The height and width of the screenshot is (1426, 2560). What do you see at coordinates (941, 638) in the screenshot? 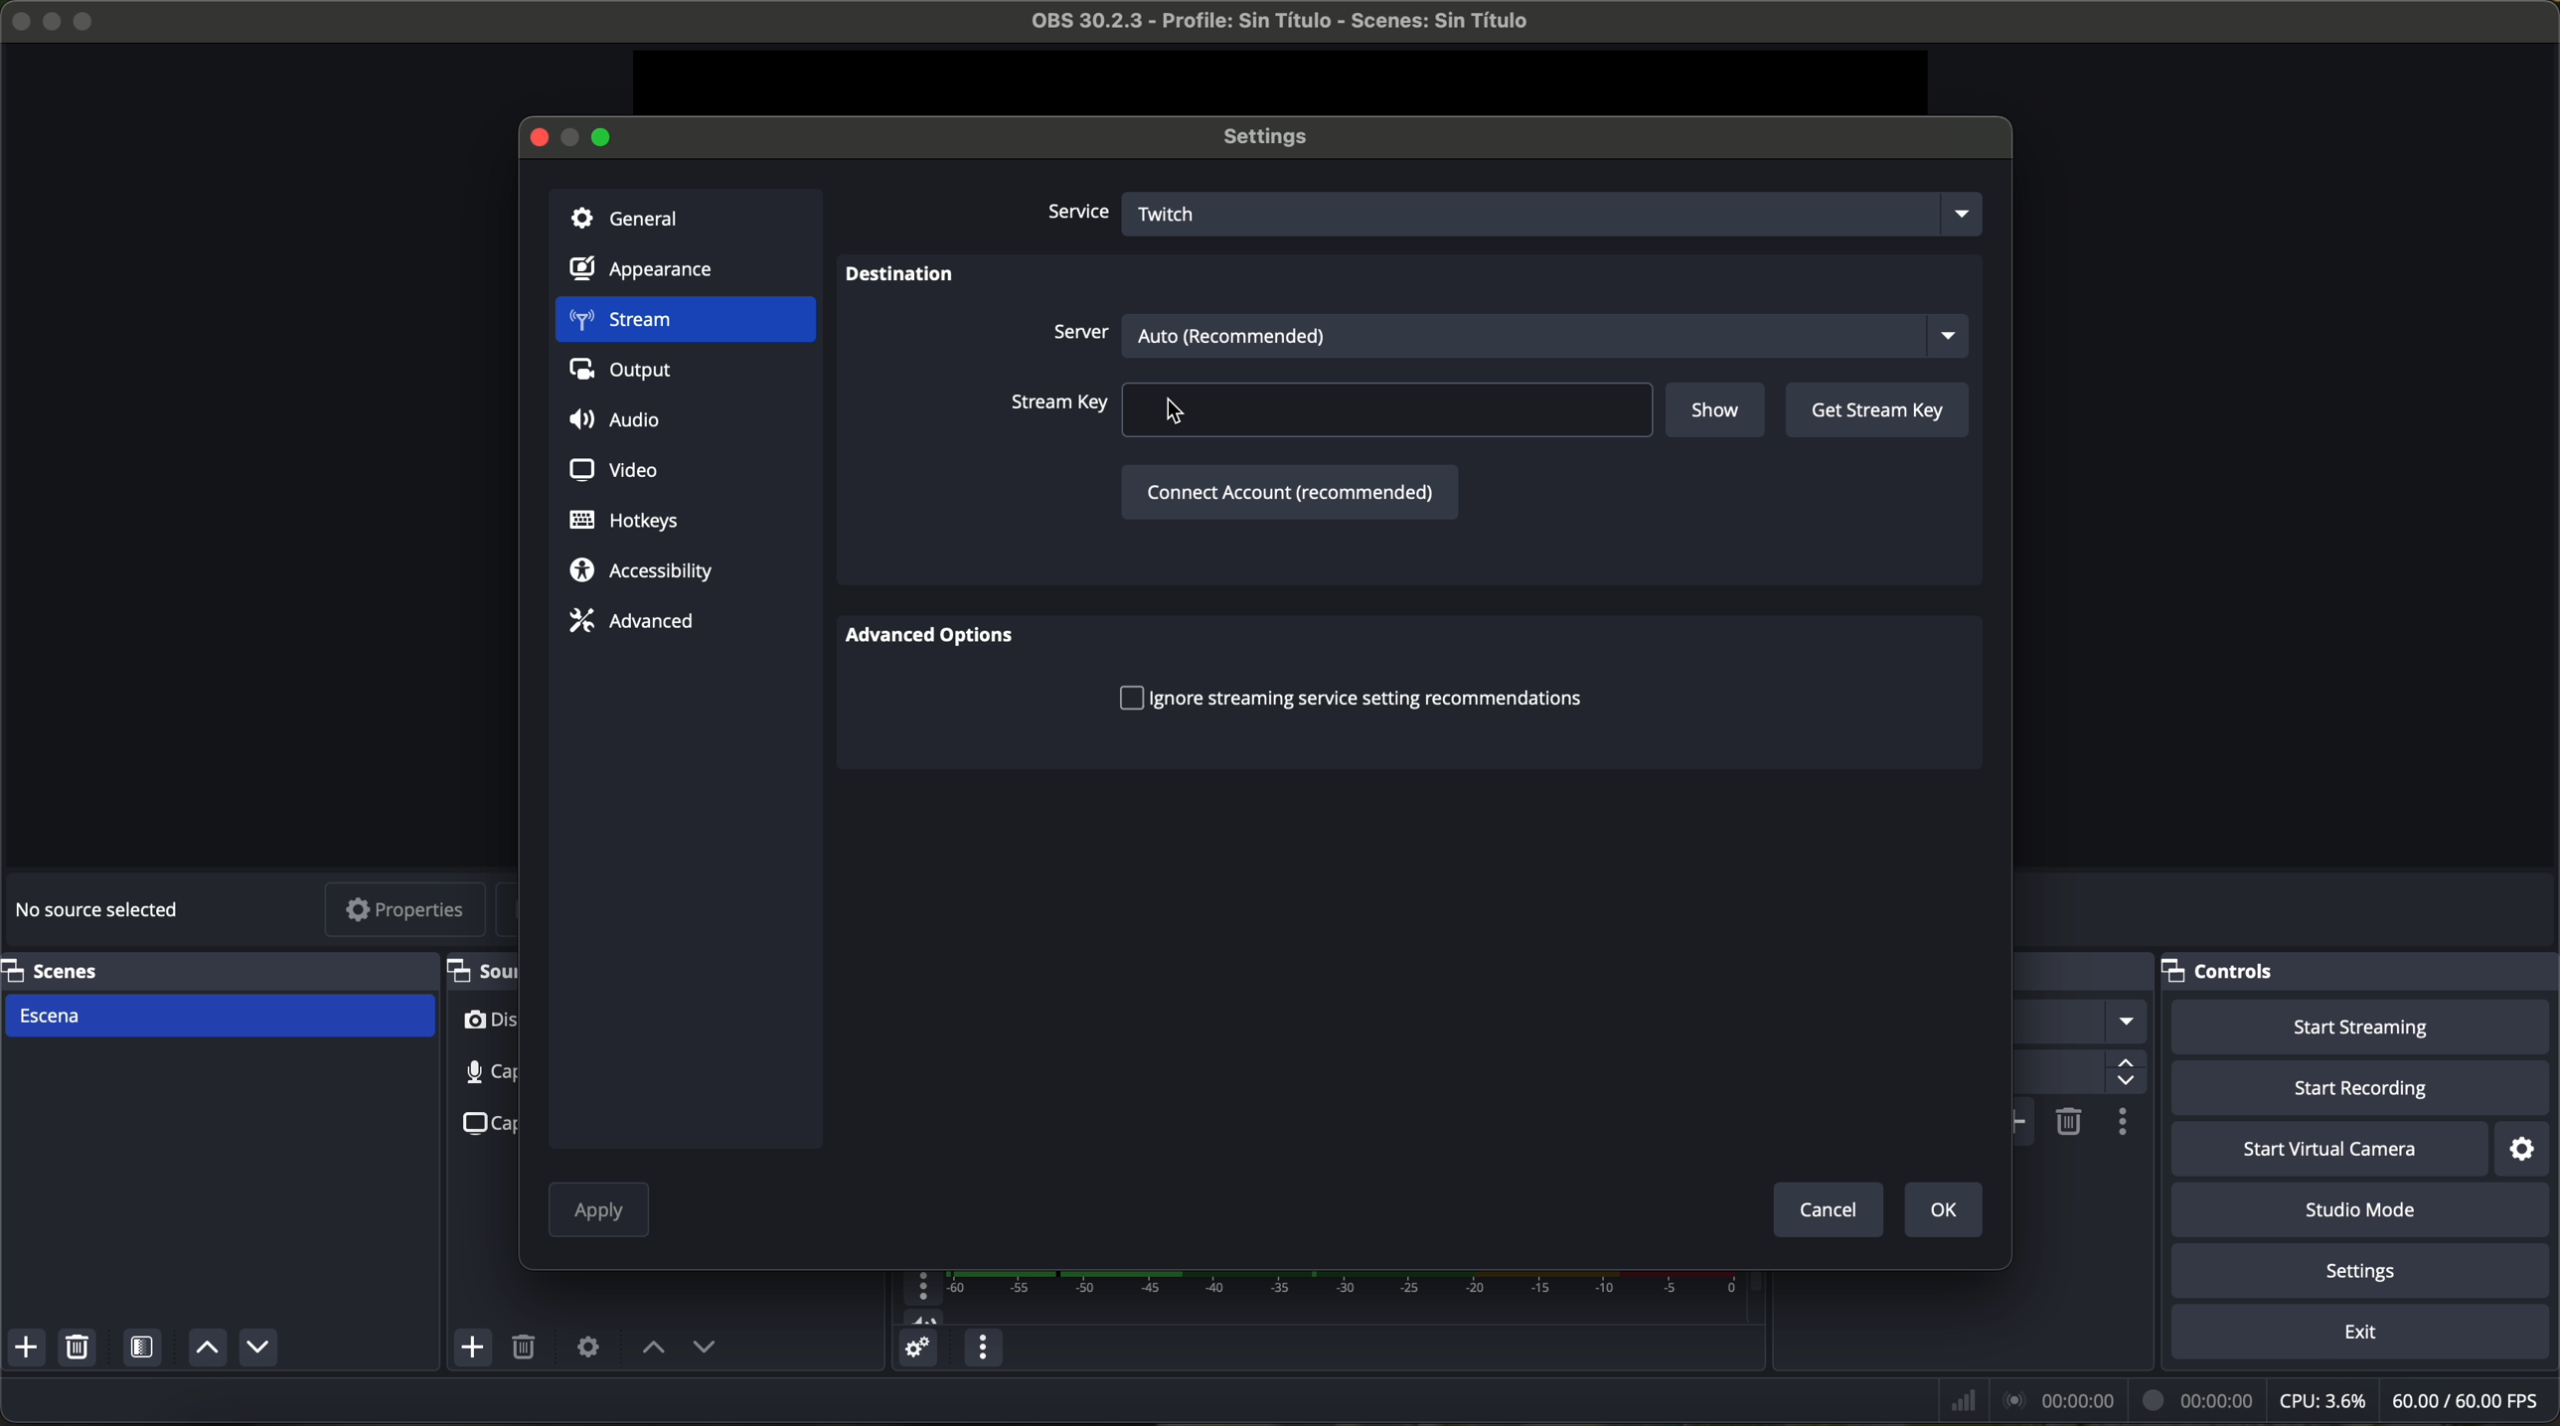
I see `advanced options` at bounding box center [941, 638].